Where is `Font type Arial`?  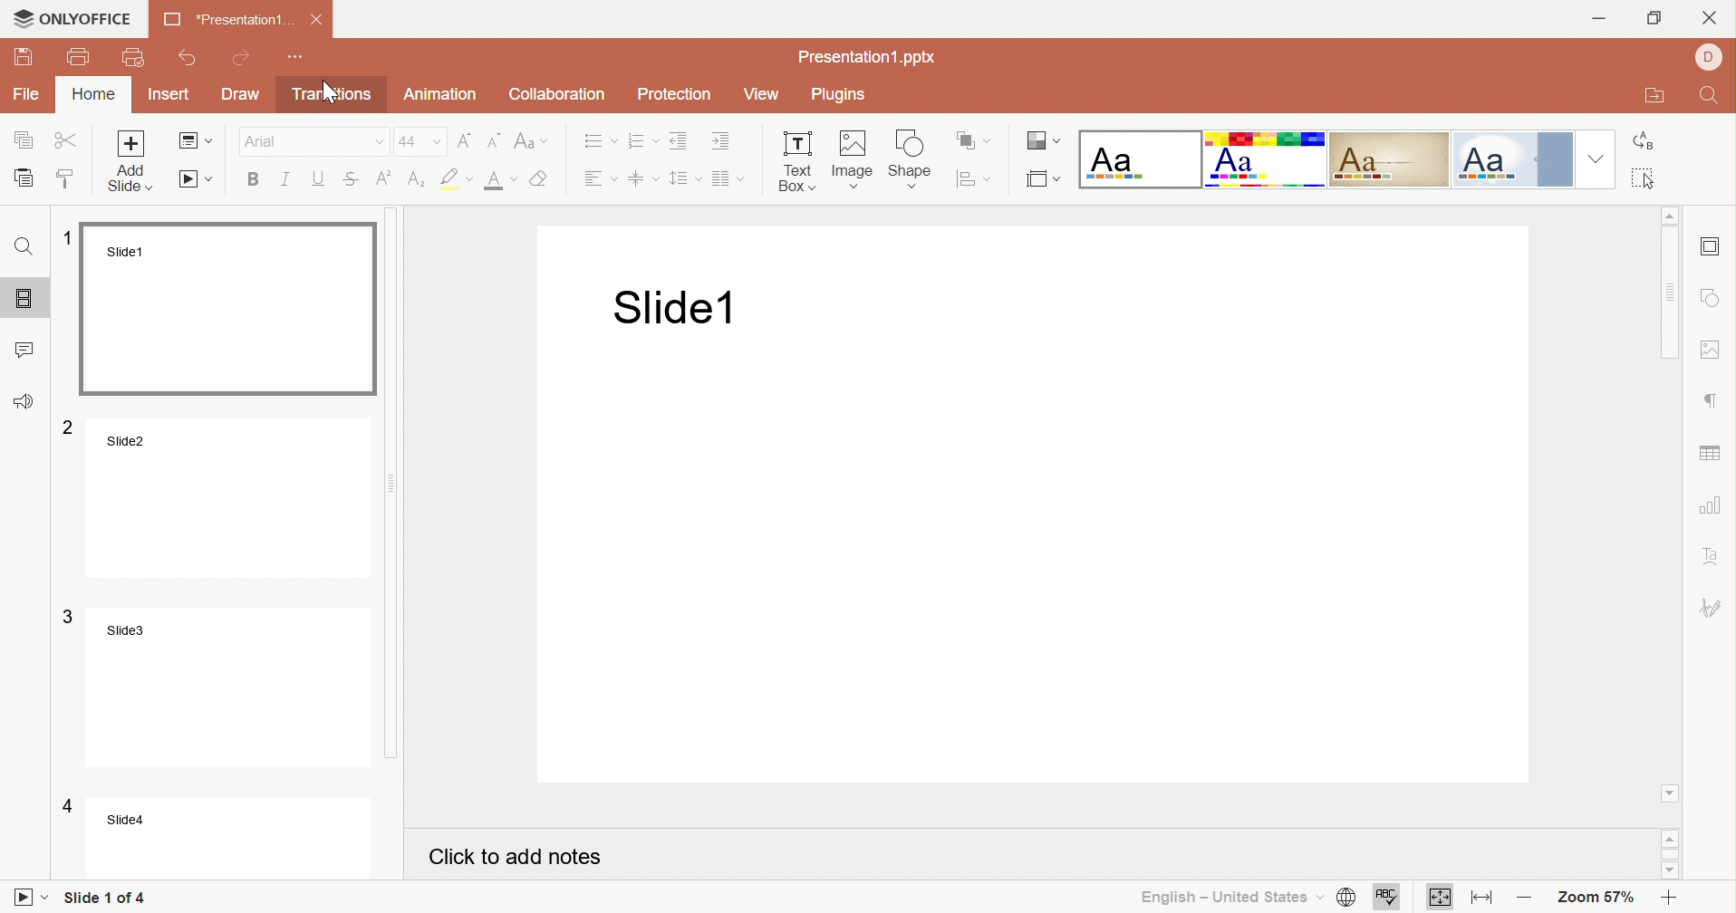 Font type Arial is located at coordinates (313, 141).